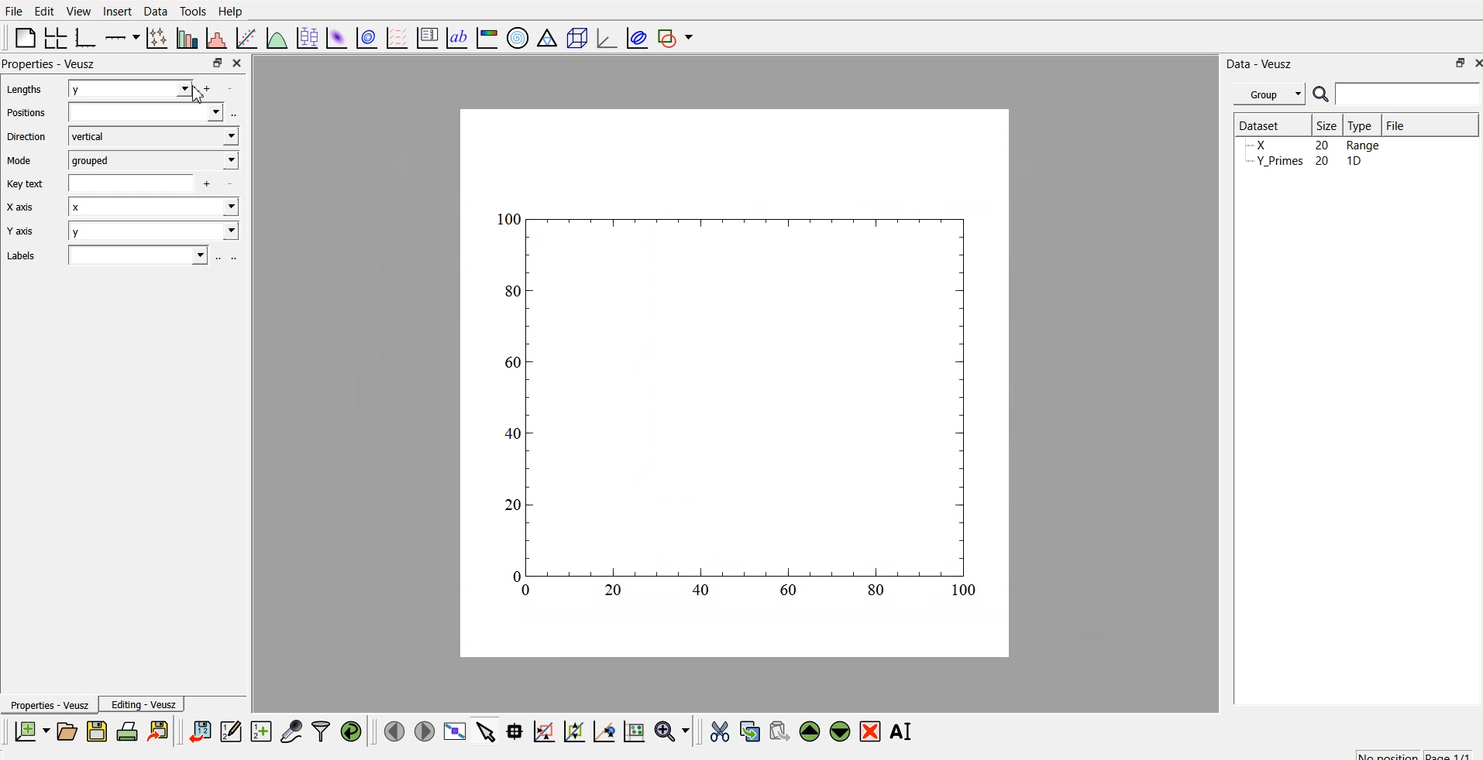 This screenshot has width=1483, height=760. Describe the element at coordinates (735, 384) in the screenshot. I see `canvas` at that location.